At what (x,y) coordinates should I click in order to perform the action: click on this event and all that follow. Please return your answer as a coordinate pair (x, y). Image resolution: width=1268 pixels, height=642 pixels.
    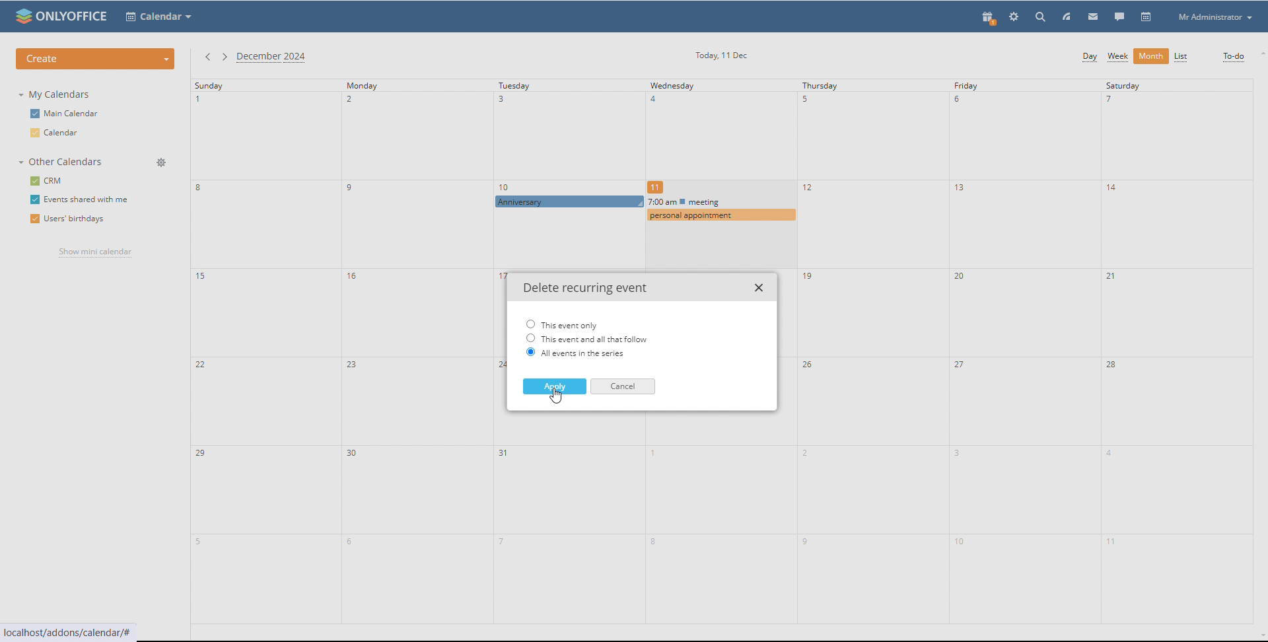
    Looking at the image, I should click on (587, 338).